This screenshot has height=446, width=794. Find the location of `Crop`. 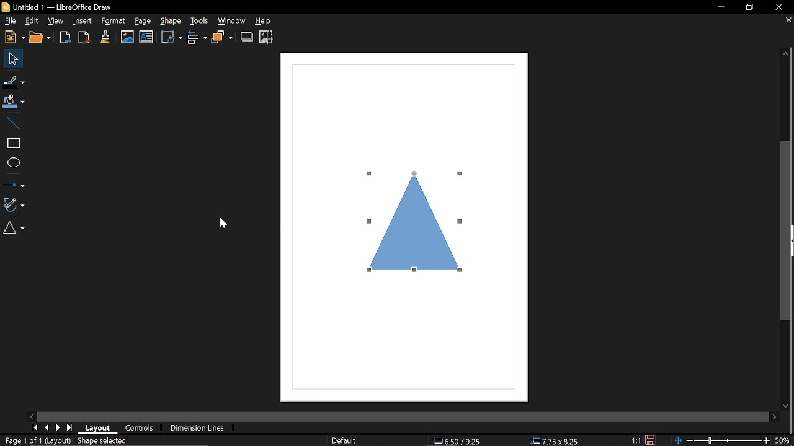

Crop is located at coordinates (266, 37).